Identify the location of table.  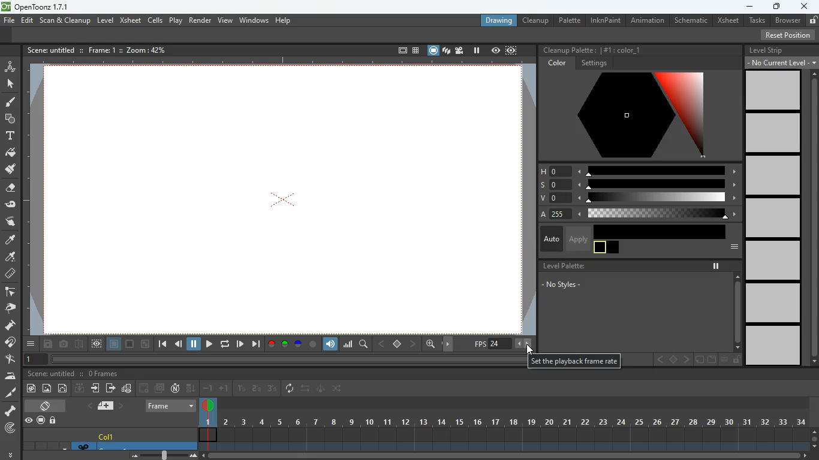
(415, 50).